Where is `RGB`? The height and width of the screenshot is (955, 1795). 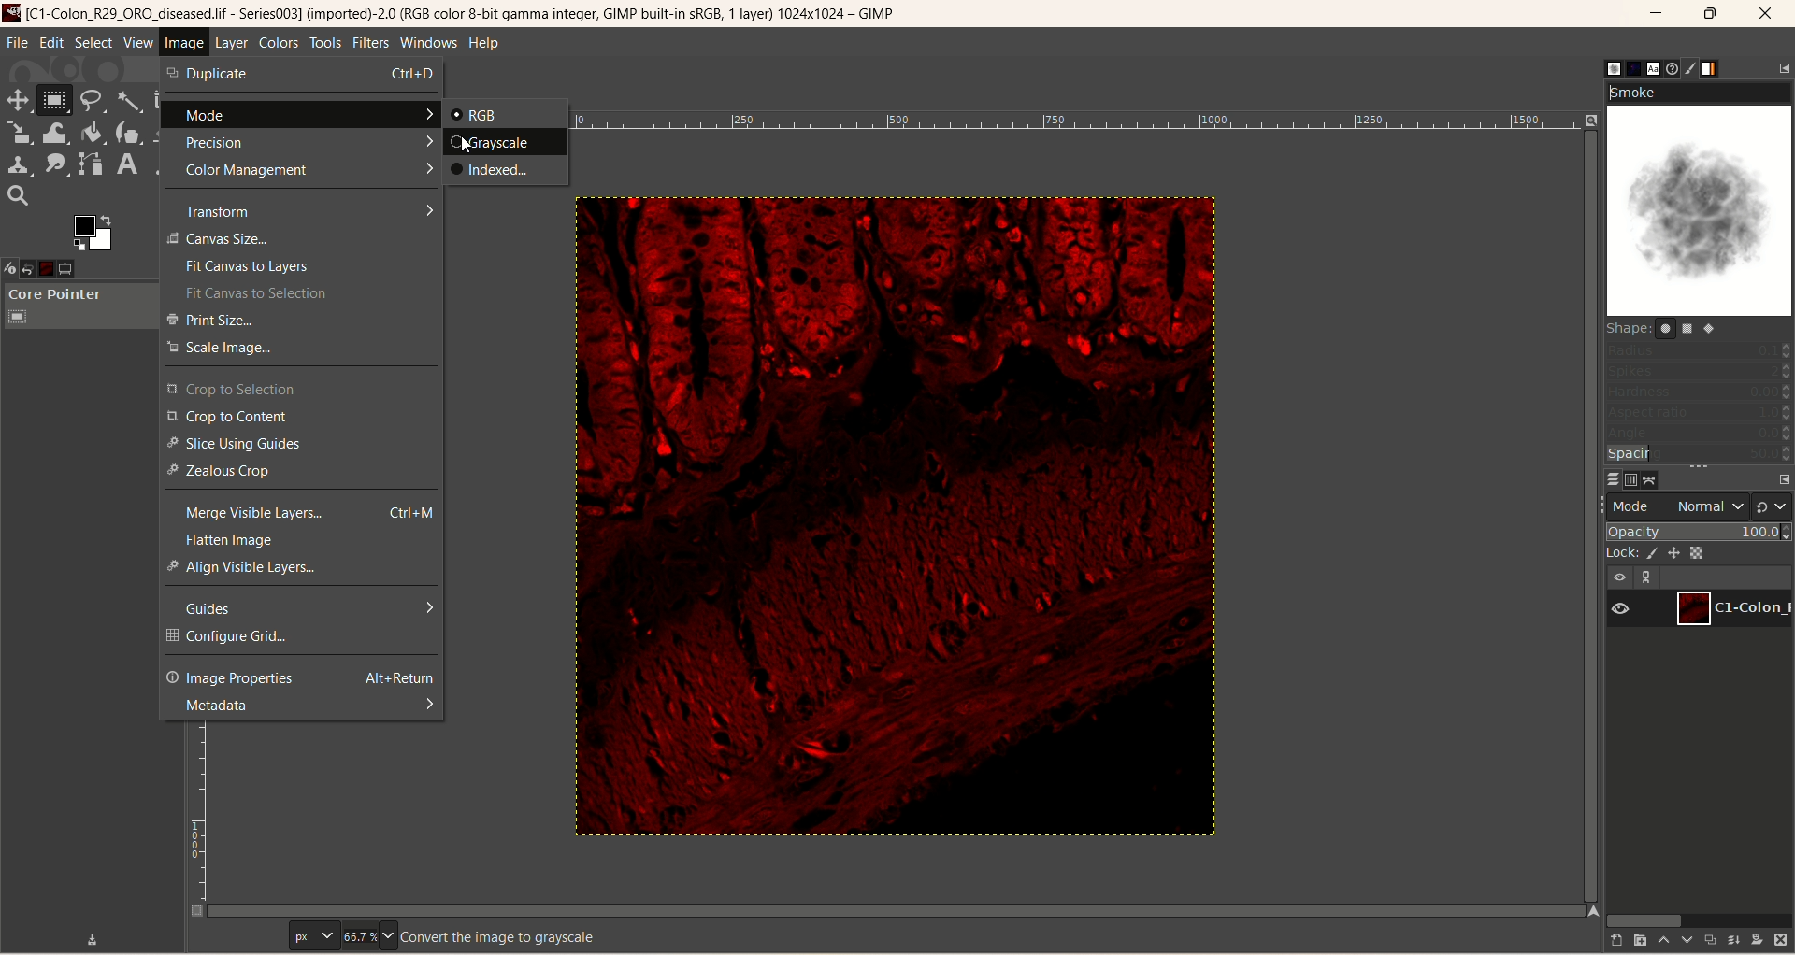
RGB is located at coordinates (475, 115).